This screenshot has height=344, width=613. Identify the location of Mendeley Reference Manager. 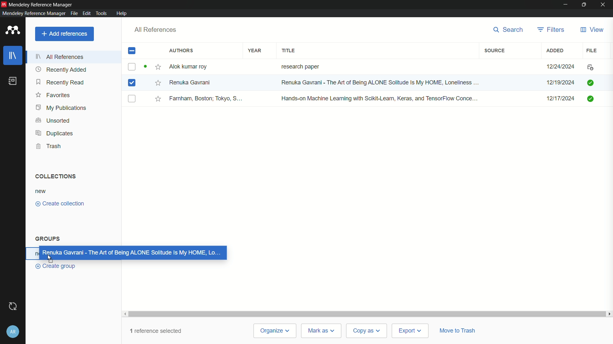
(42, 4).